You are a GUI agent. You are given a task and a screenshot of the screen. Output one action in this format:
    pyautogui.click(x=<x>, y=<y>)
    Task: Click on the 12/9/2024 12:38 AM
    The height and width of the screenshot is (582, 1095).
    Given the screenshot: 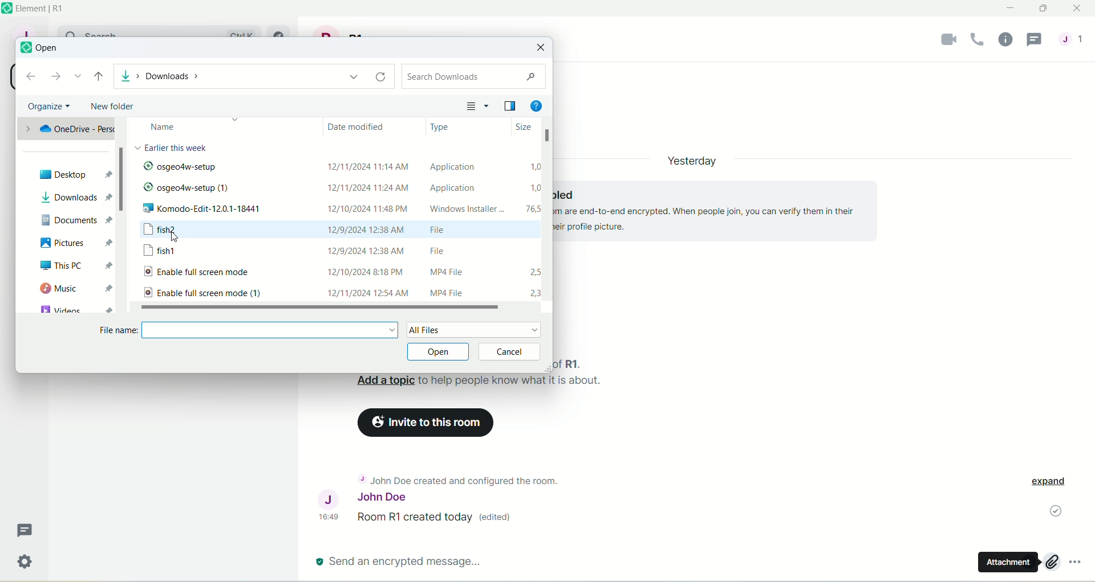 What is the action you would take?
    pyautogui.click(x=367, y=229)
    